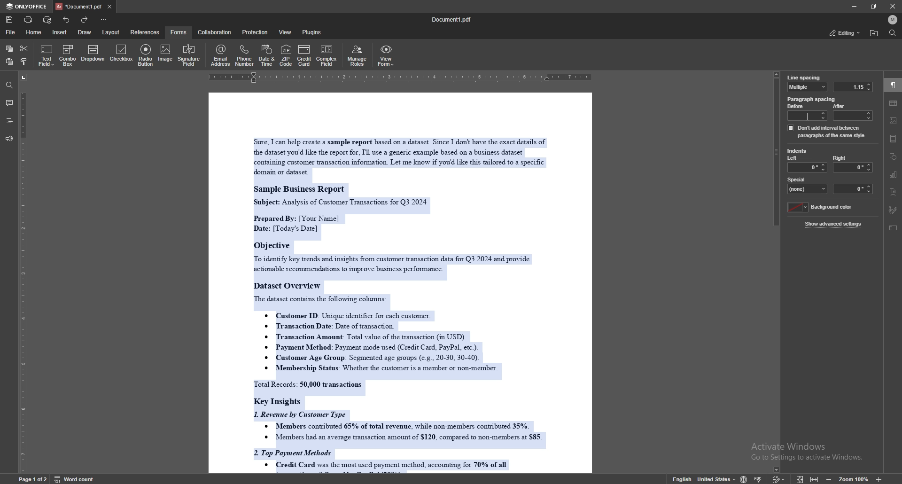  What do you see at coordinates (9, 49) in the screenshot?
I see `copy` at bounding box center [9, 49].